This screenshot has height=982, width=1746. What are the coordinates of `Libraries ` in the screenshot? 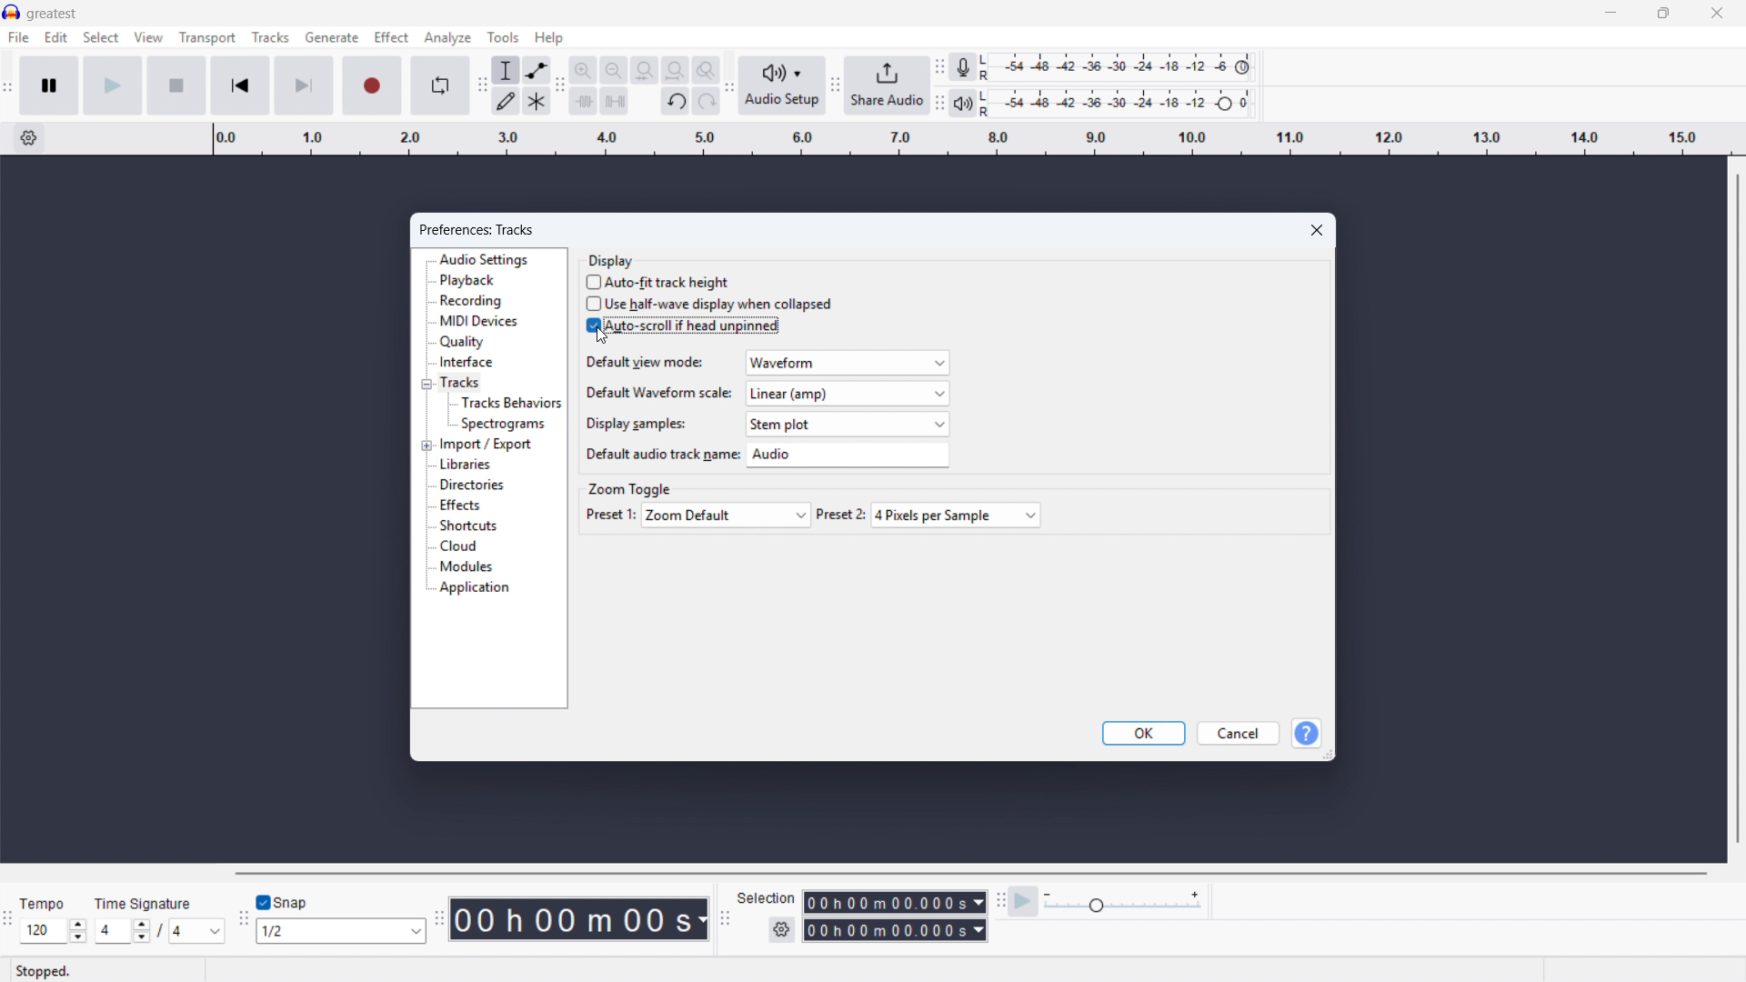 It's located at (465, 464).